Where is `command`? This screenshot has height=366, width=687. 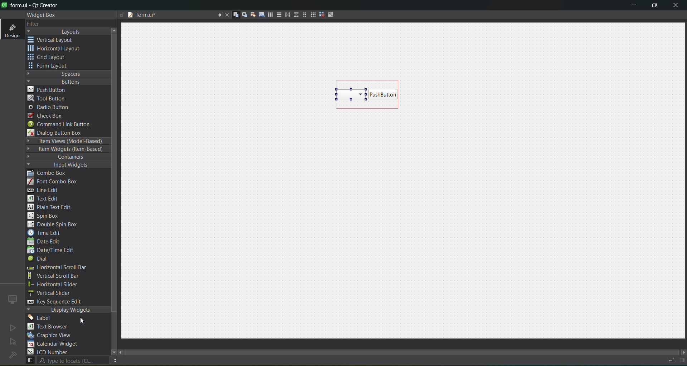
command is located at coordinates (64, 125).